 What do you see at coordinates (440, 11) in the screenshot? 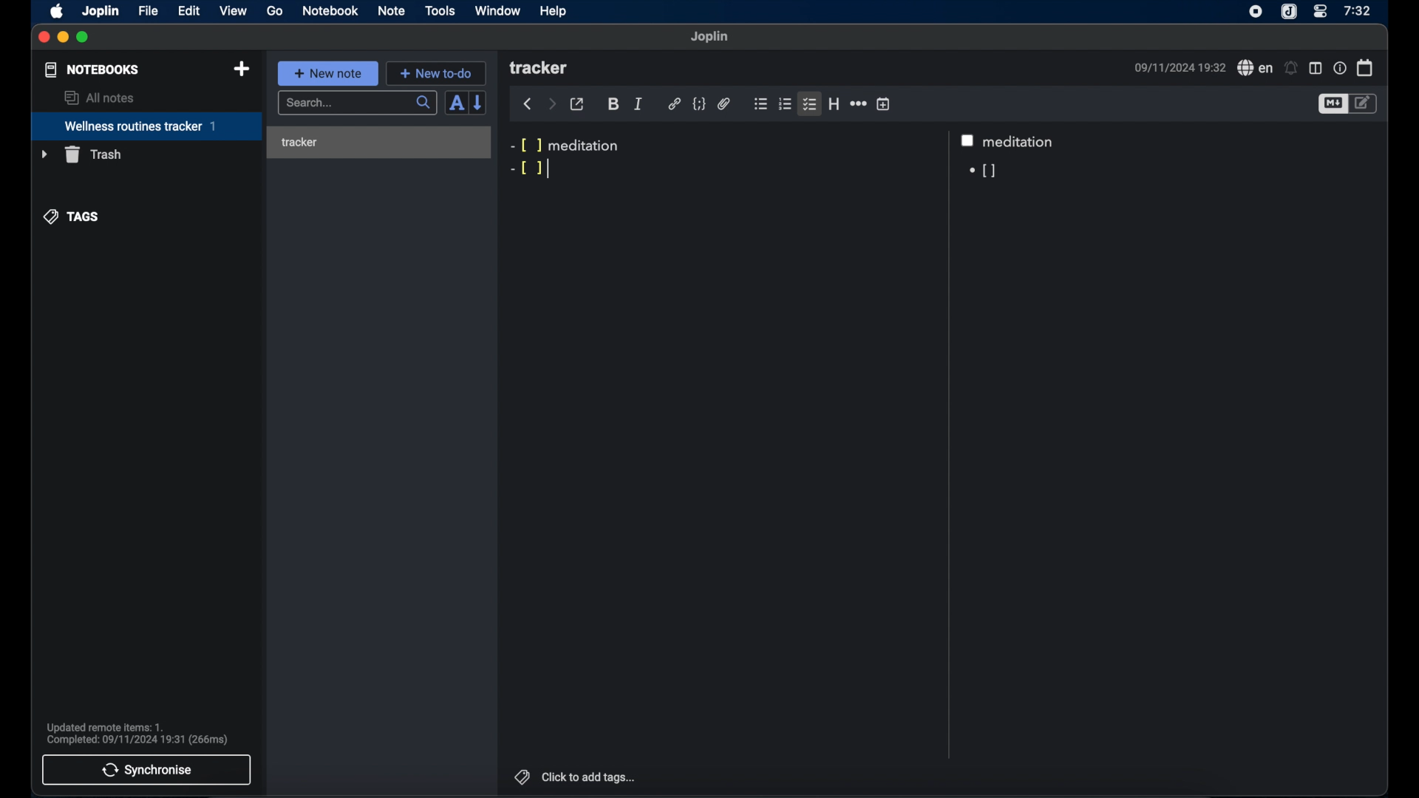
I see `tools` at bounding box center [440, 11].